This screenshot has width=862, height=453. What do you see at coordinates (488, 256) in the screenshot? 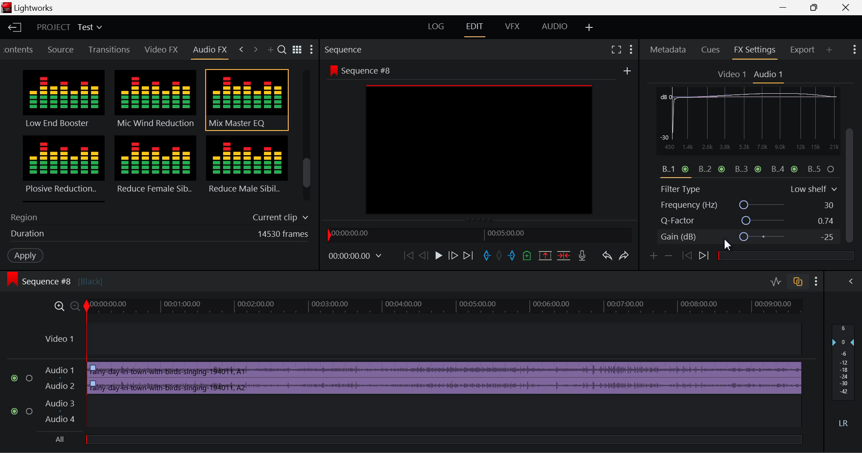
I see `Mark In` at bounding box center [488, 256].